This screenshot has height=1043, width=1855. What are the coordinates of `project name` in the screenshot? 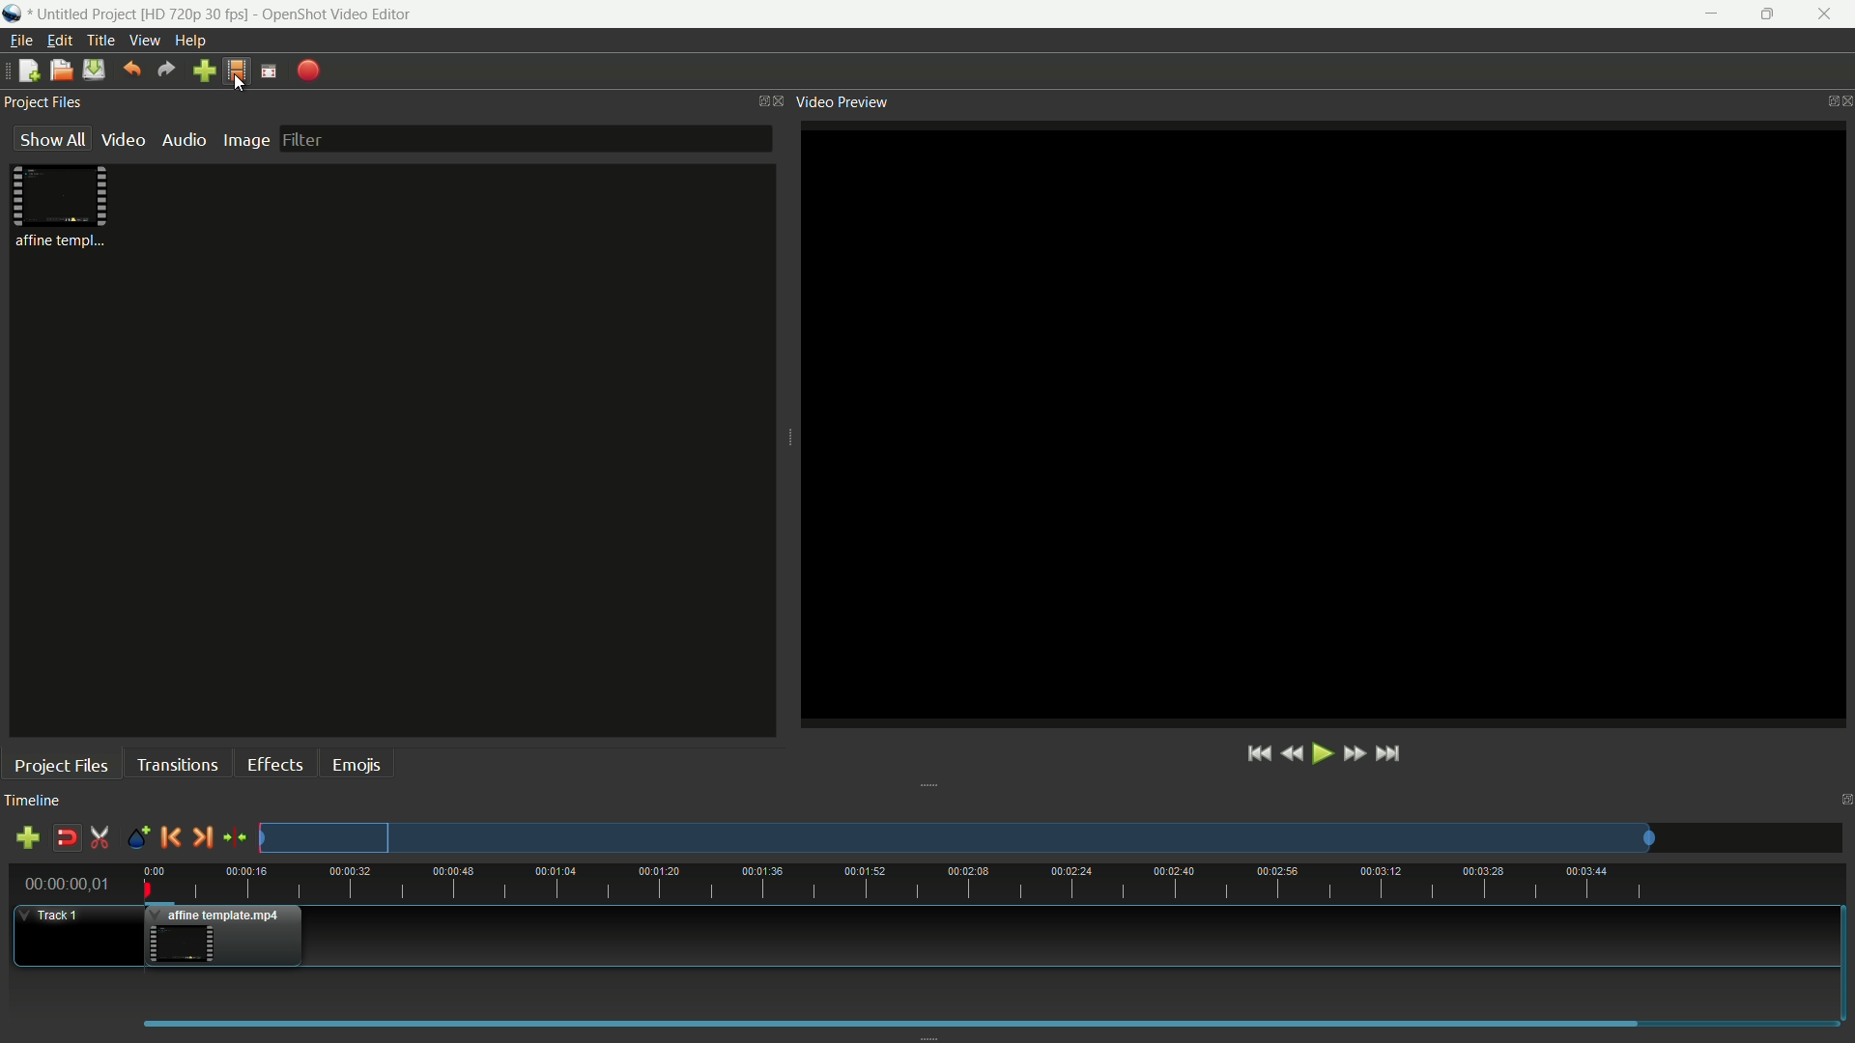 It's located at (83, 14).